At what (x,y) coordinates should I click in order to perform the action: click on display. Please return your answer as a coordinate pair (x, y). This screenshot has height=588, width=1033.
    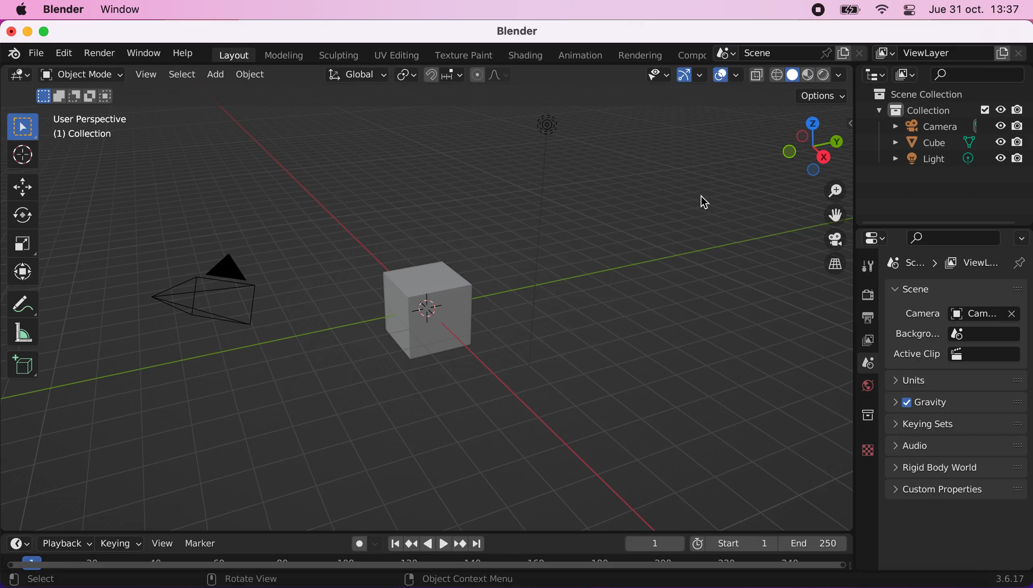
    Looking at the image, I should click on (861, 340).